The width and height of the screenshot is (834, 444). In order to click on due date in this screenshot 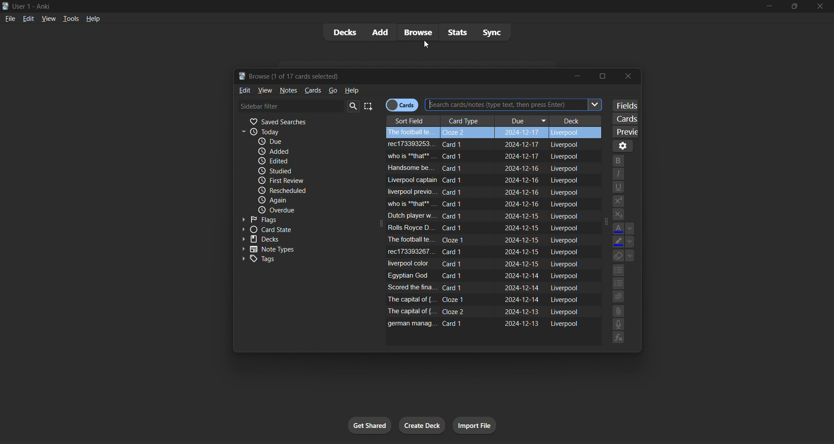, I will do `click(526, 180)`.